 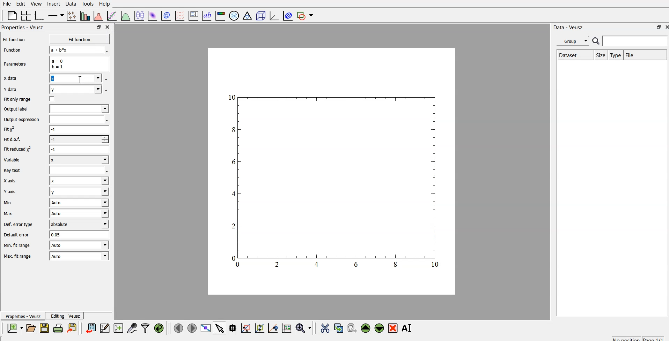 I want to click on save, so click(x=44, y=329).